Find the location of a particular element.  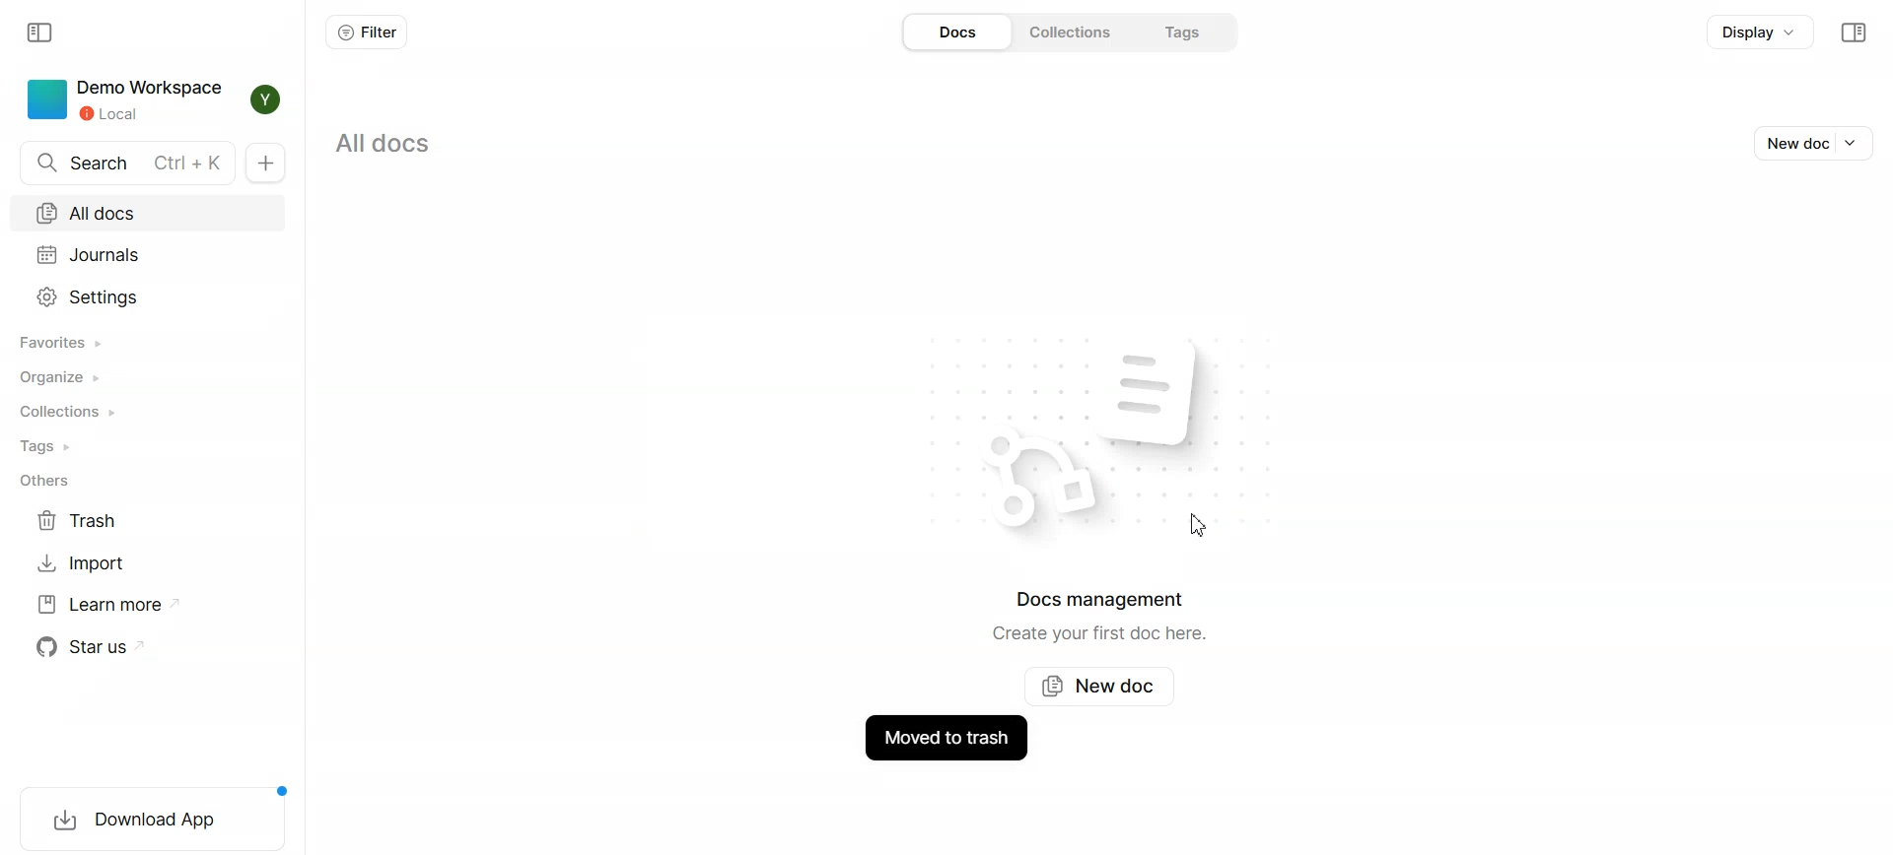

Tags is located at coordinates (1191, 32).